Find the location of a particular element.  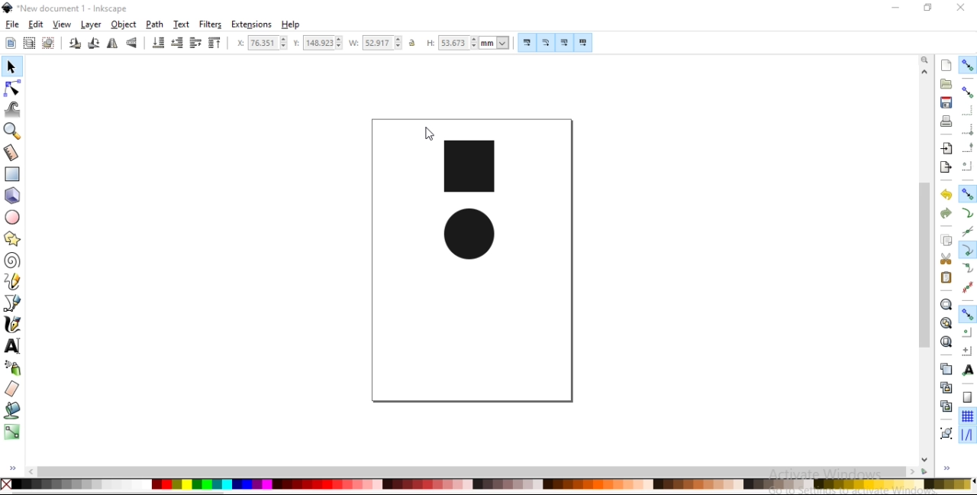

minimize is located at coordinates (894, 7).